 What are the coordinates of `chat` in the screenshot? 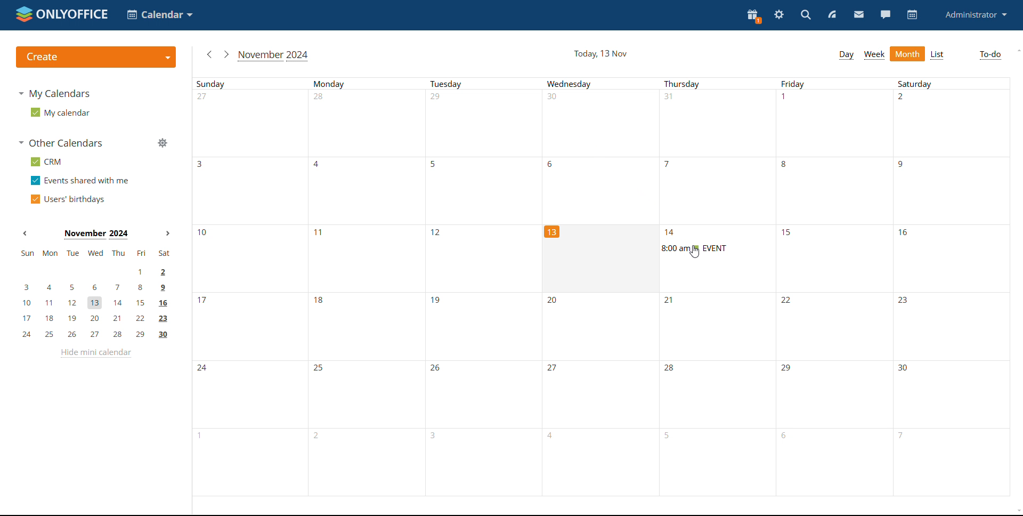 It's located at (885, 15).